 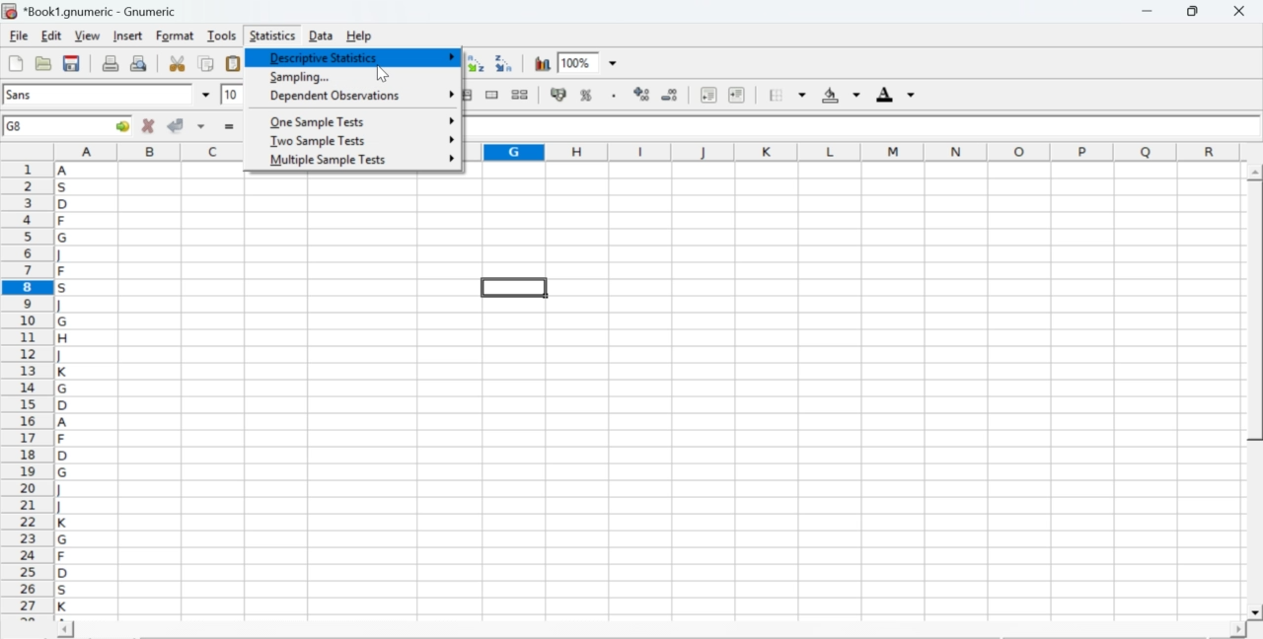 What do you see at coordinates (139, 62) in the screenshot?
I see `print preview` at bounding box center [139, 62].